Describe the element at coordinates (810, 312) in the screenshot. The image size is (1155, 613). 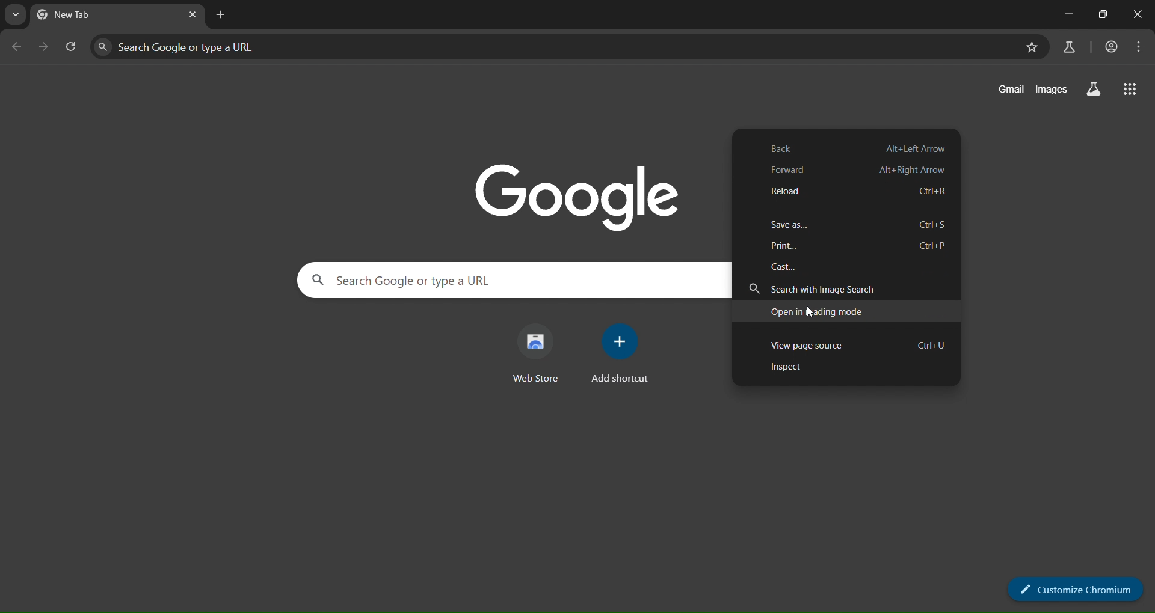
I see `cursor` at that location.